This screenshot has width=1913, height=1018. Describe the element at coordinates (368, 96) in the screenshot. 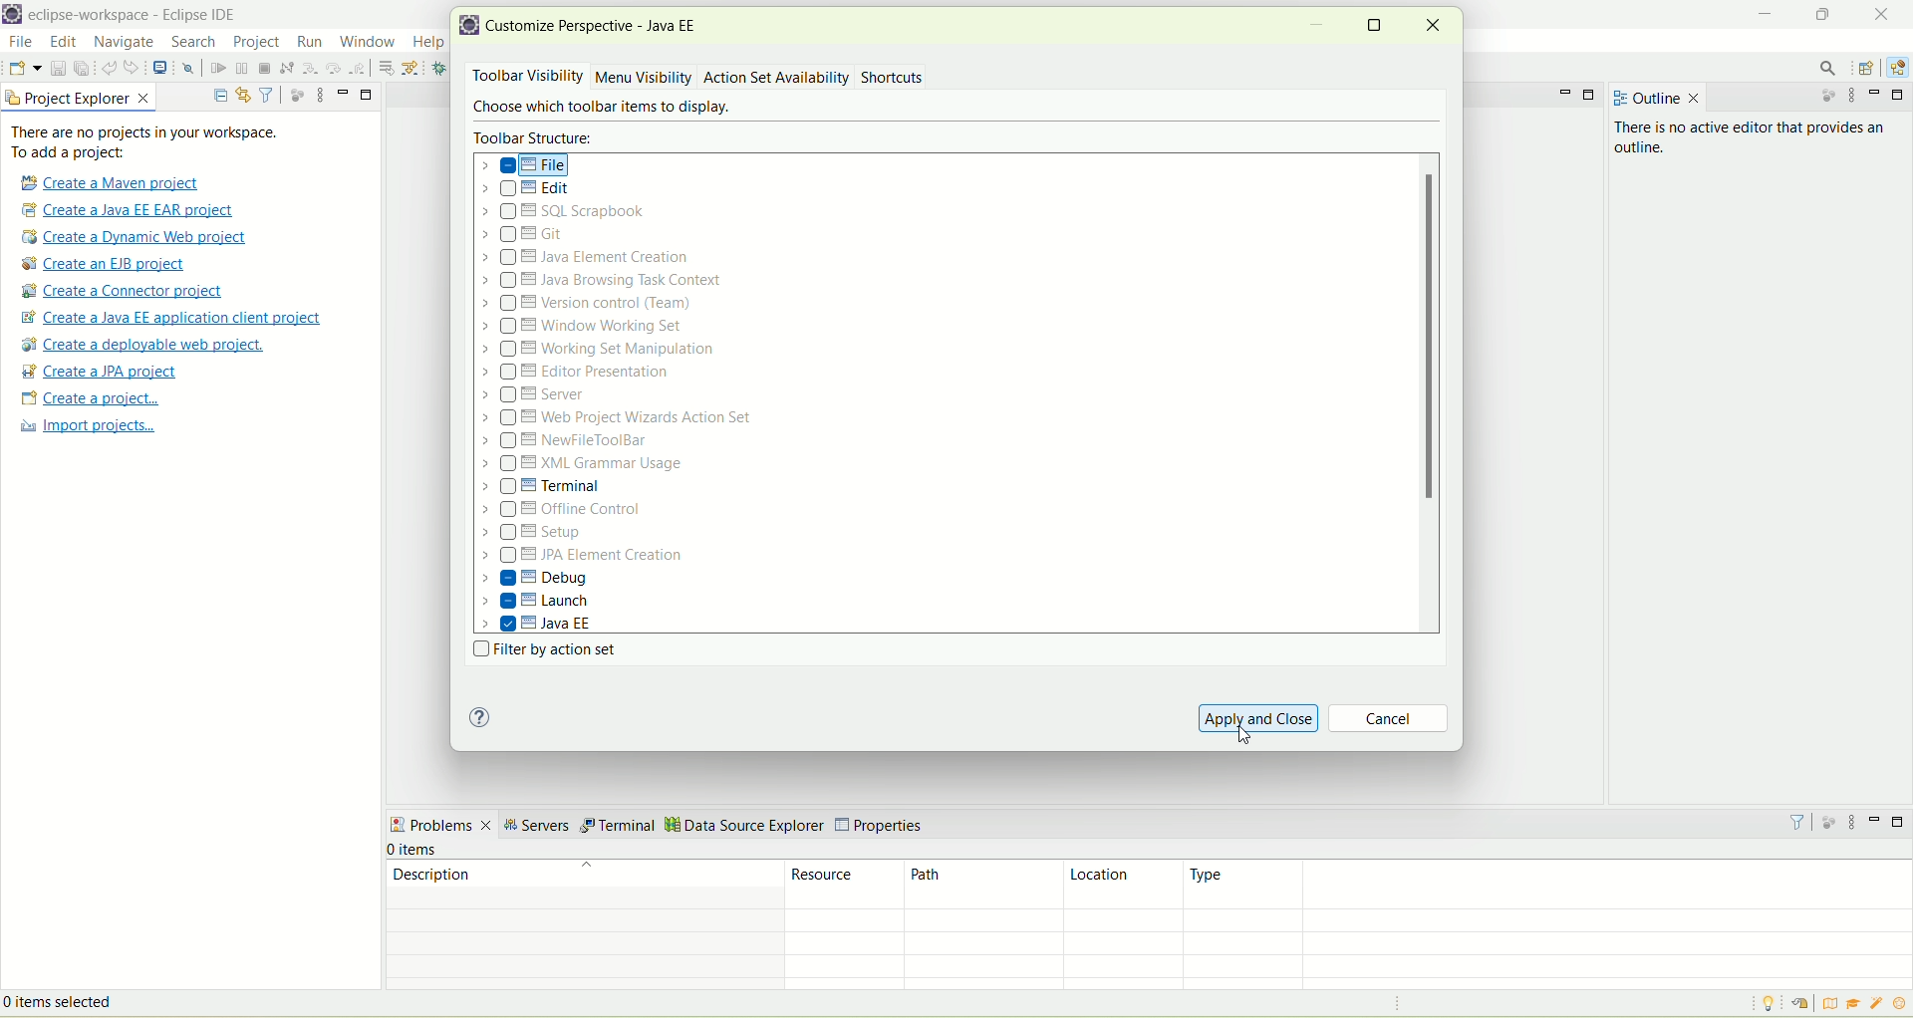

I see `maximize` at that location.